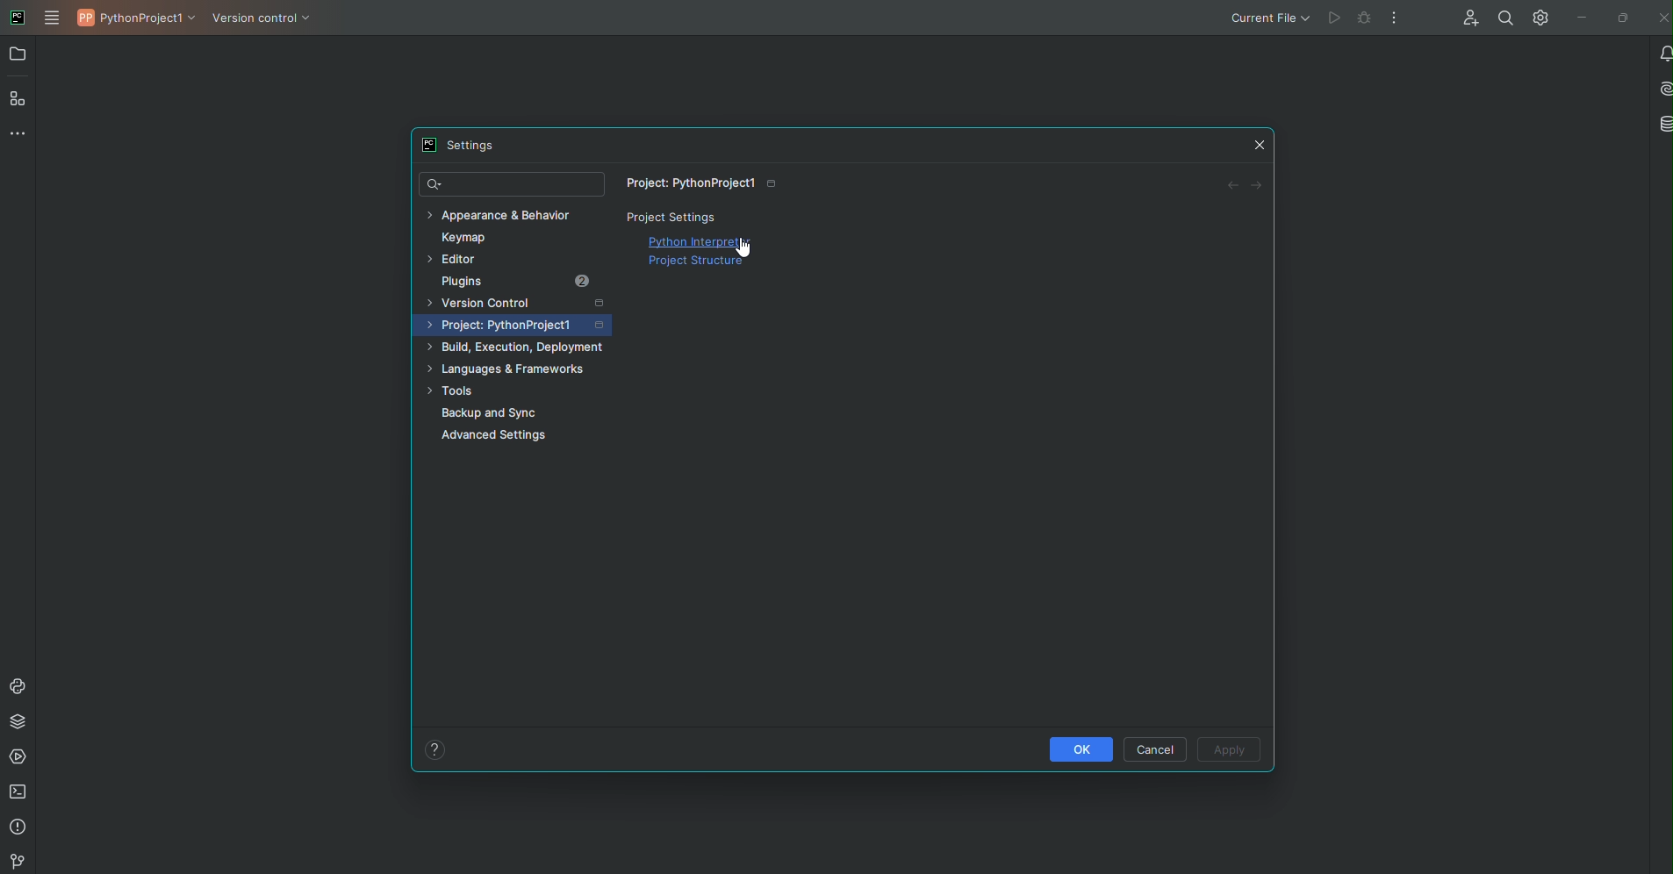 This screenshot has width=1673, height=874. I want to click on Keymap, so click(472, 236).